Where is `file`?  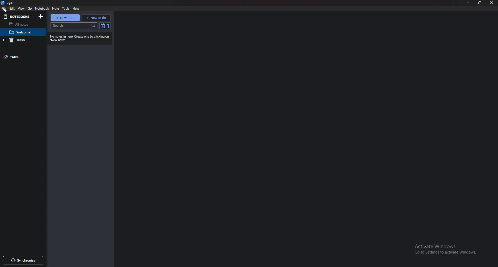
file is located at coordinates (4, 9).